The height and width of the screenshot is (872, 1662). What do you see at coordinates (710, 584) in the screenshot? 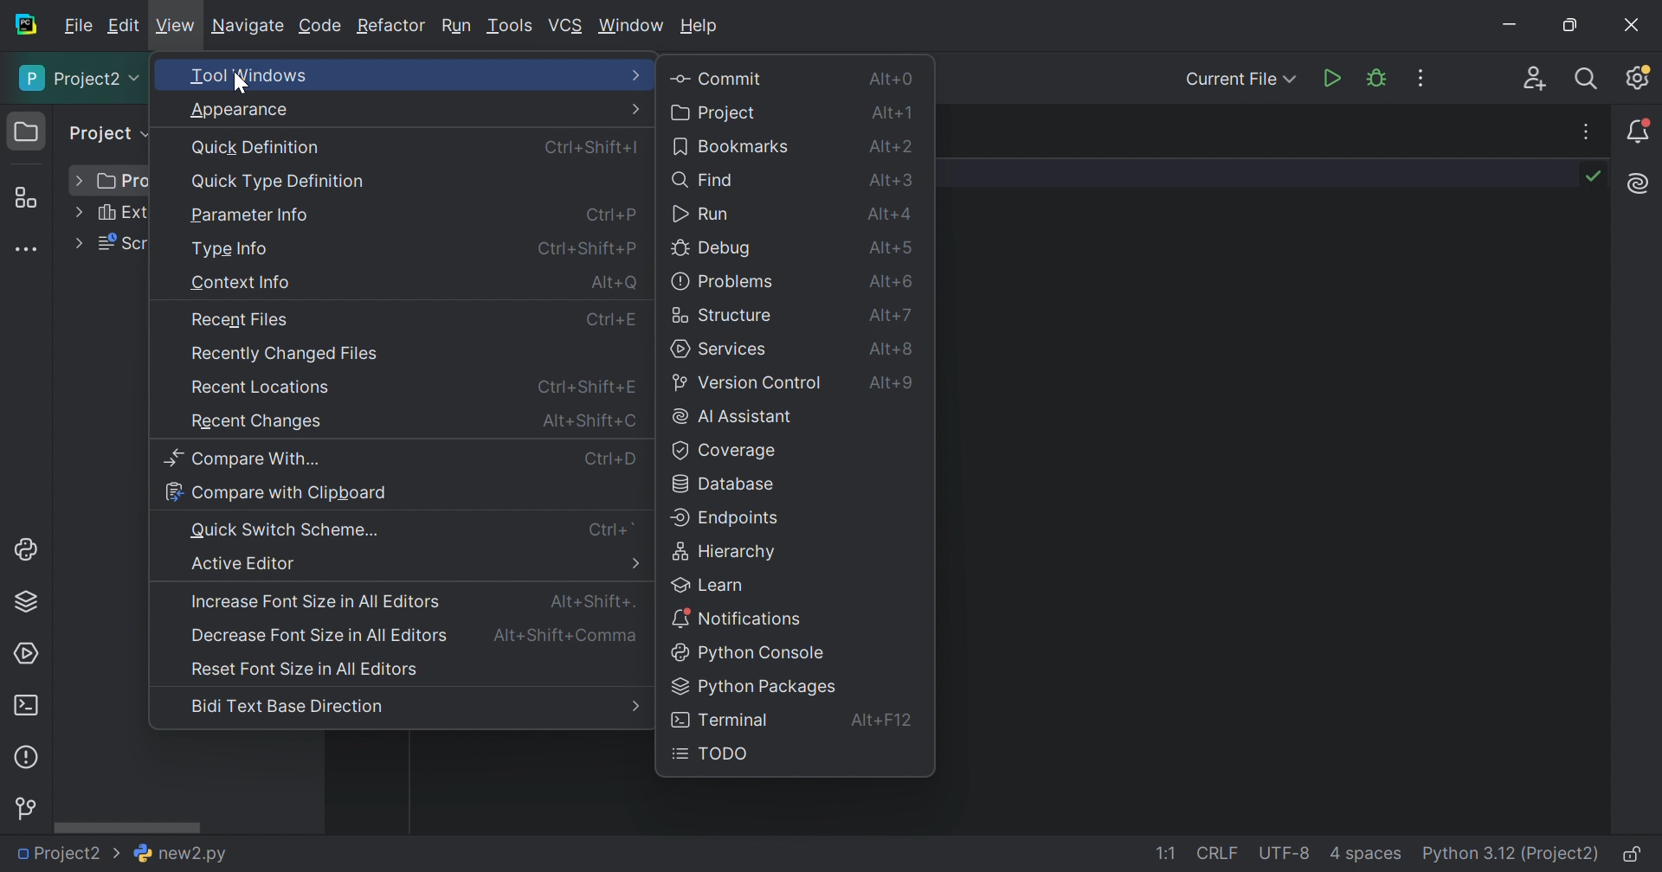
I see `Learn` at bounding box center [710, 584].